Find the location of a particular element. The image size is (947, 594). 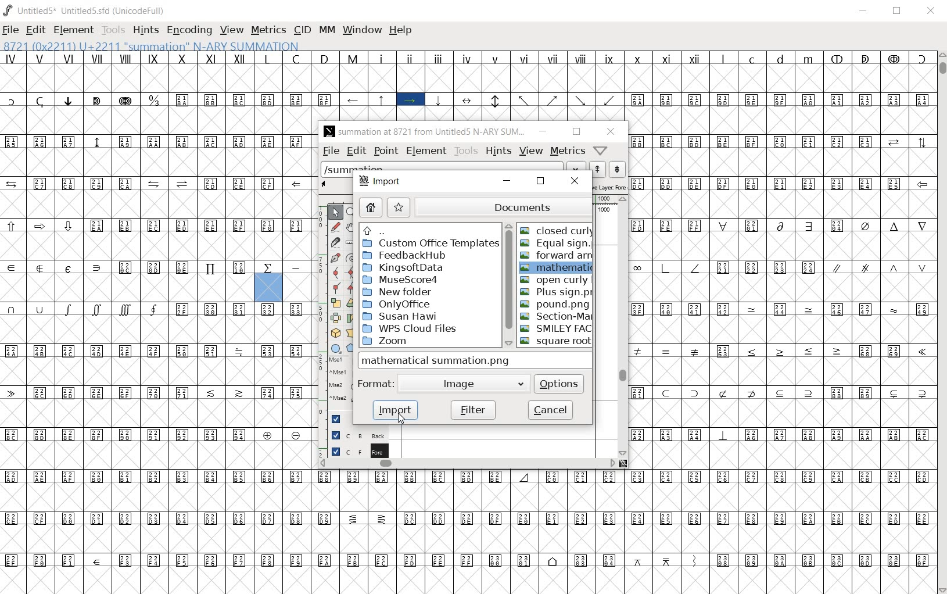

Add a corner point is located at coordinates (335, 287).